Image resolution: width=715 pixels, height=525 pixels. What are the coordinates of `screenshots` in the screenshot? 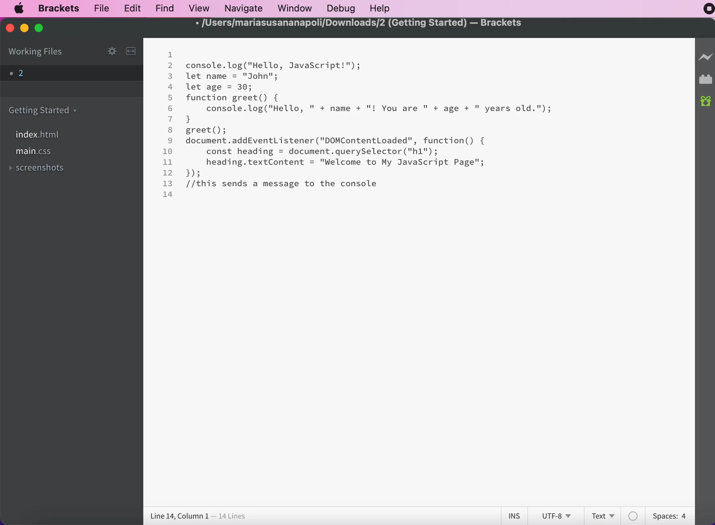 It's located at (49, 168).